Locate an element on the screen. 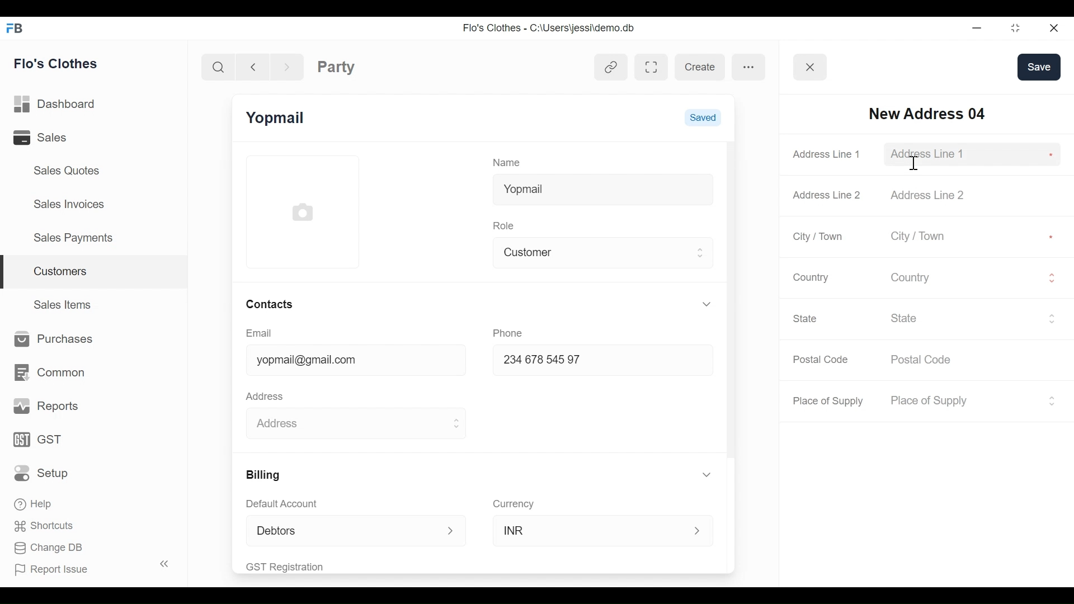 This screenshot has width=1074, height=604. create is located at coordinates (699, 67).